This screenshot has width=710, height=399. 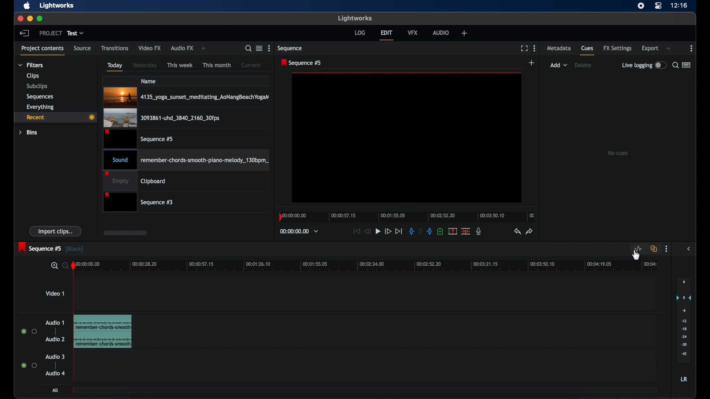 I want to click on minimize, so click(x=30, y=18).